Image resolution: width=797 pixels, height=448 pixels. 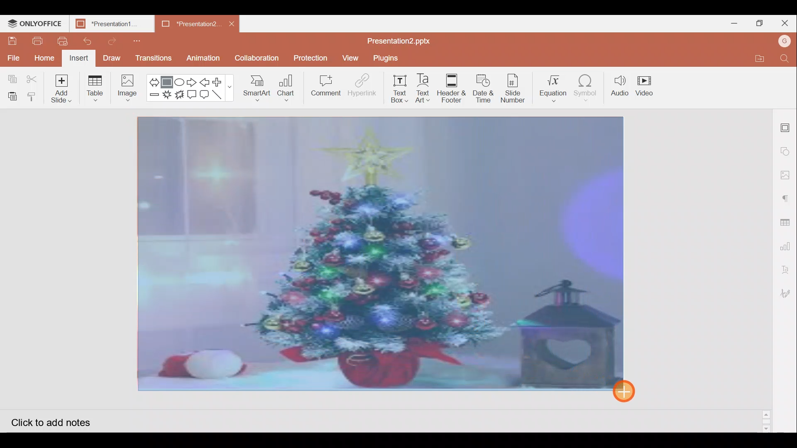 What do you see at coordinates (231, 23) in the screenshot?
I see `Close document` at bounding box center [231, 23].